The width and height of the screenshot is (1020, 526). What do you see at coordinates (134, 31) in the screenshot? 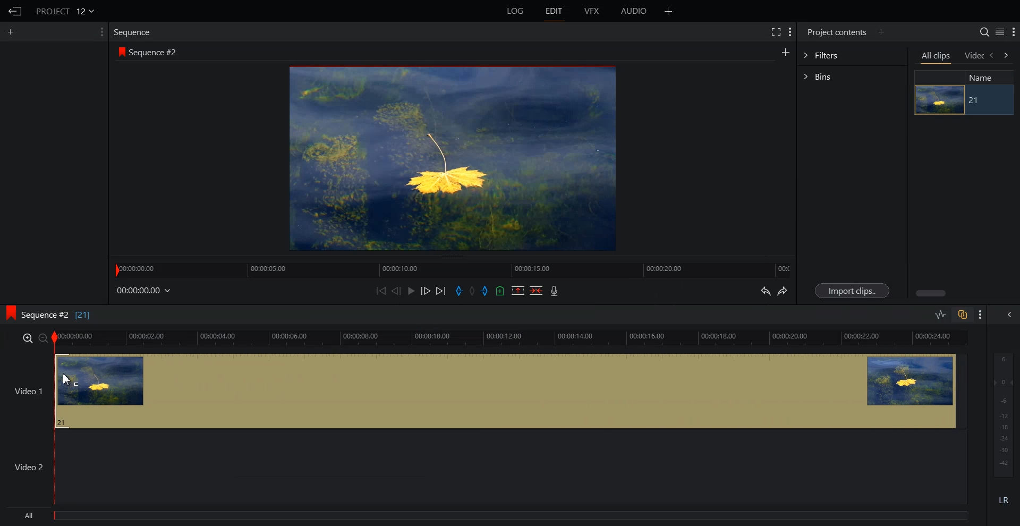
I see `Sequence` at bounding box center [134, 31].